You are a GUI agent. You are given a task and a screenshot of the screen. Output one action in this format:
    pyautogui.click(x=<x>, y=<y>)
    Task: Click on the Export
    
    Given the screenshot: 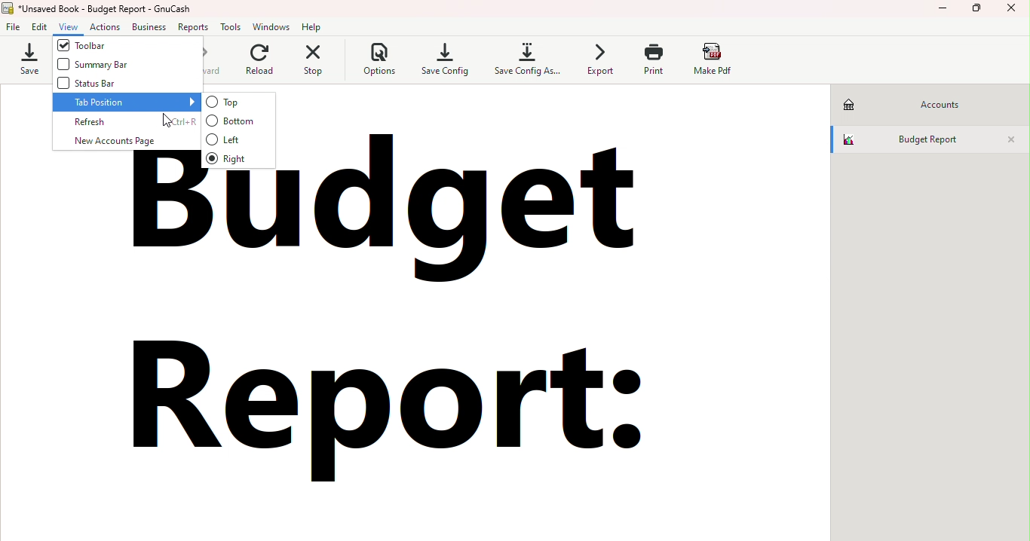 What is the action you would take?
    pyautogui.click(x=596, y=59)
    